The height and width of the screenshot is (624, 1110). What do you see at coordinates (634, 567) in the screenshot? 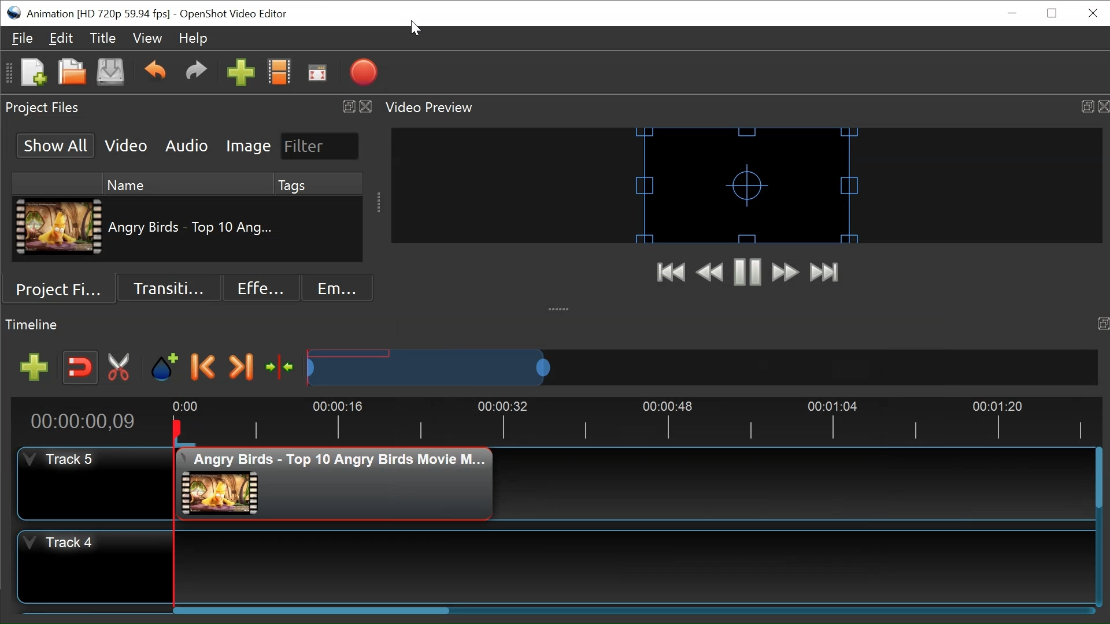
I see `Track Panel` at bounding box center [634, 567].